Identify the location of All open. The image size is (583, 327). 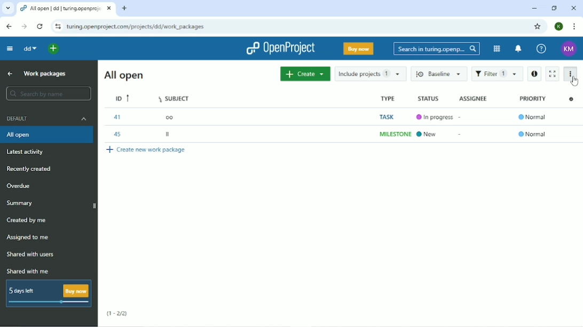
(124, 75).